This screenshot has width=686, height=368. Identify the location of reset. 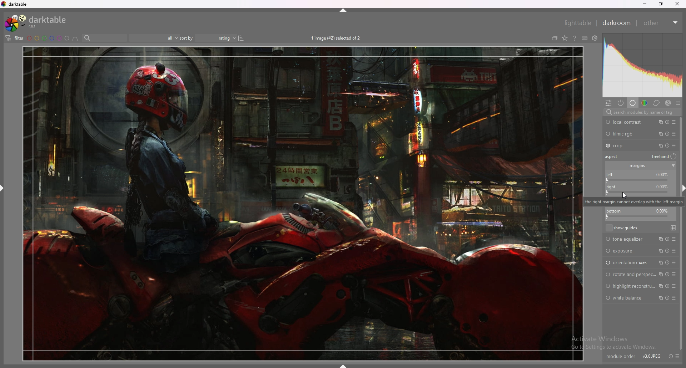
(668, 134).